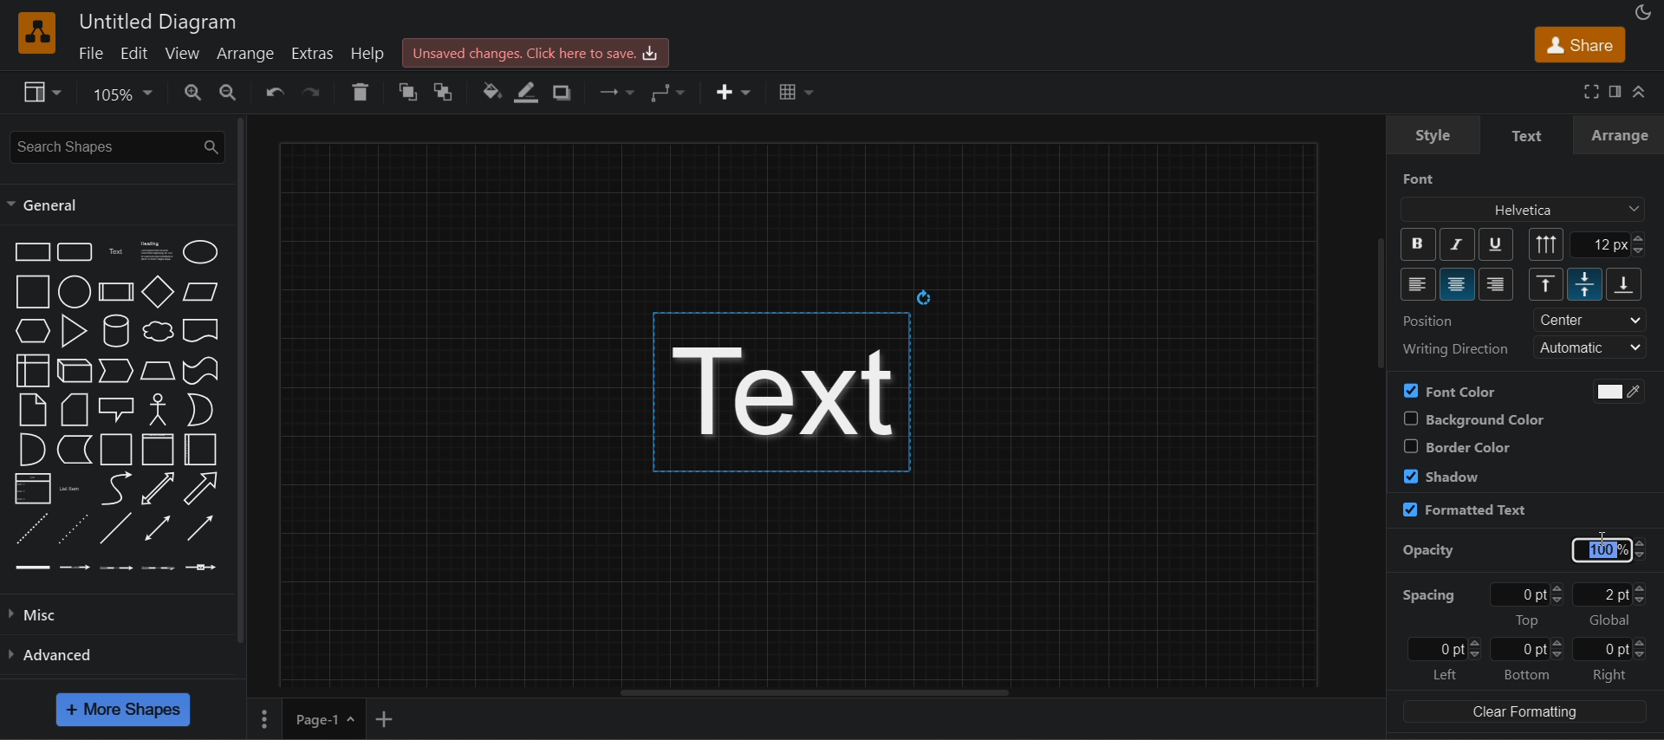 This screenshot has width=1664, height=740. What do you see at coordinates (33, 410) in the screenshot?
I see `note` at bounding box center [33, 410].